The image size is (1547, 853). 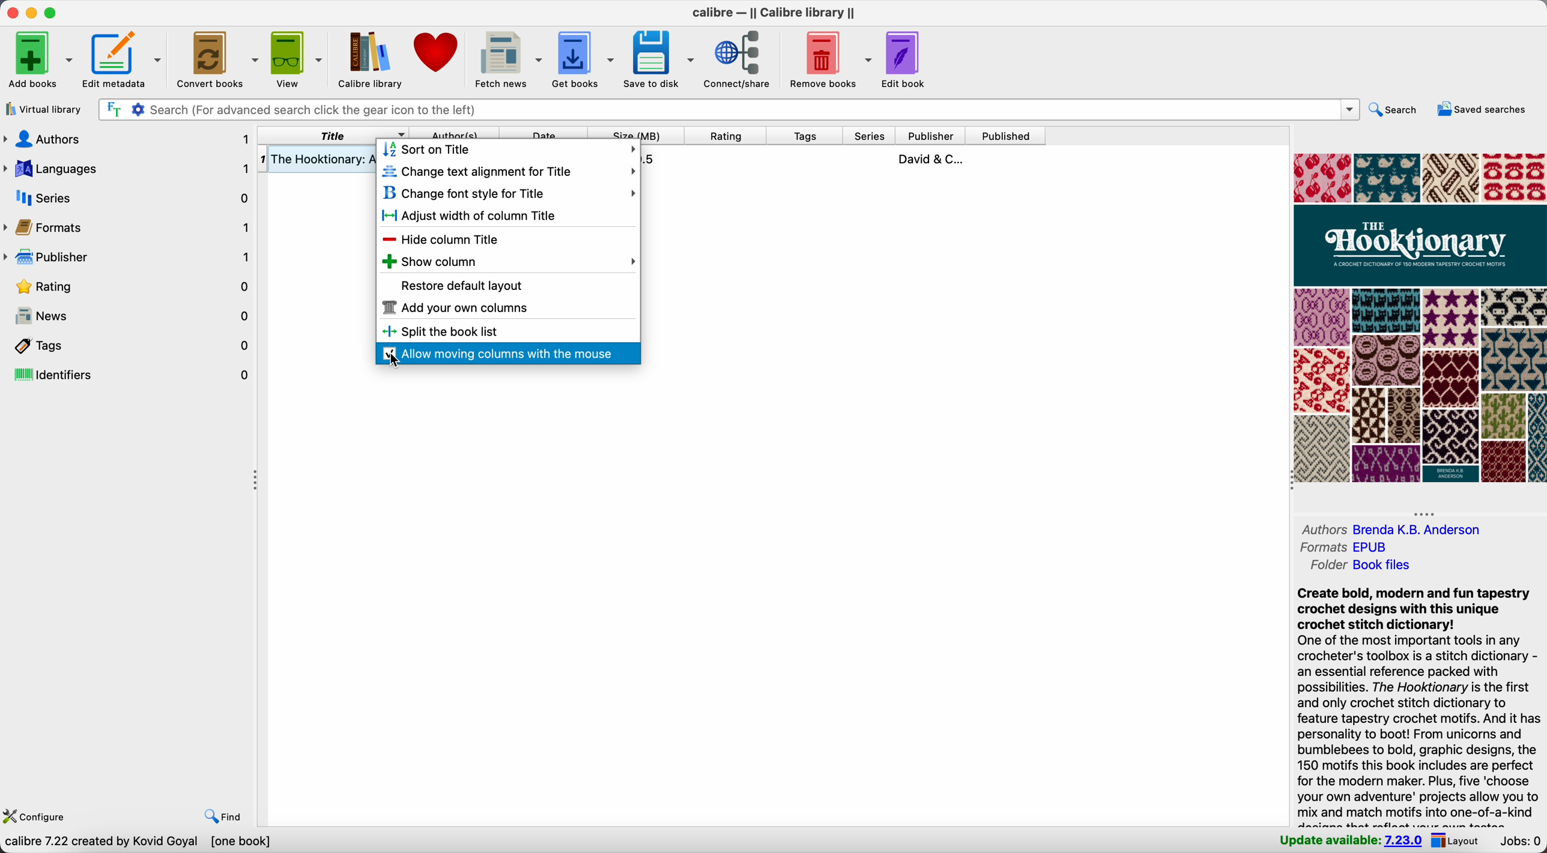 I want to click on layout, so click(x=1458, y=841).